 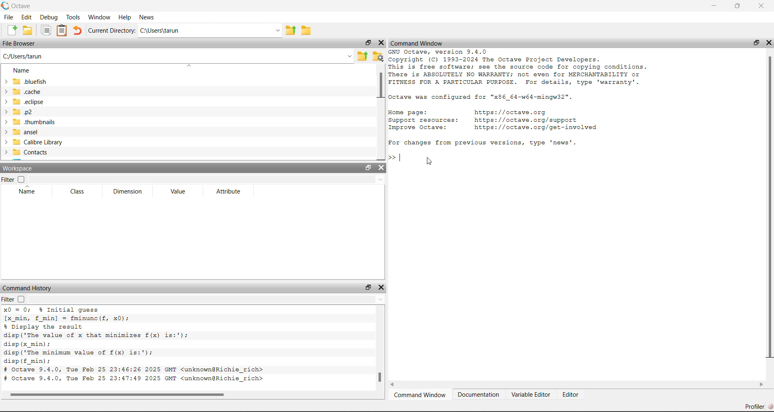 I want to click on Dimension, so click(x=131, y=193).